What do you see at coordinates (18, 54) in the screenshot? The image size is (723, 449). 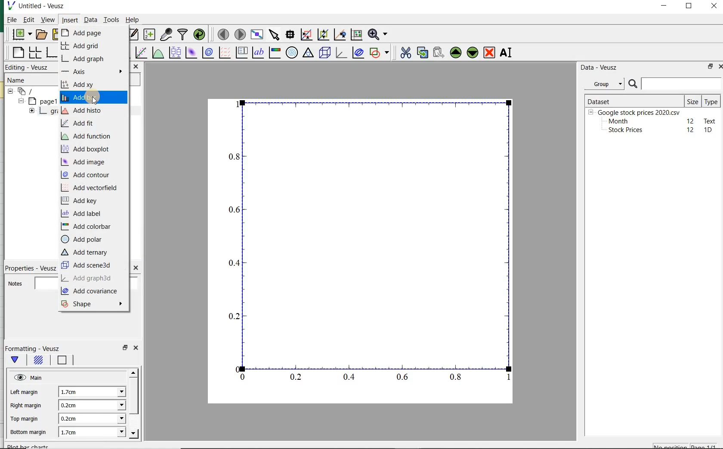 I see `blank page` at bounding box center [18, 54].